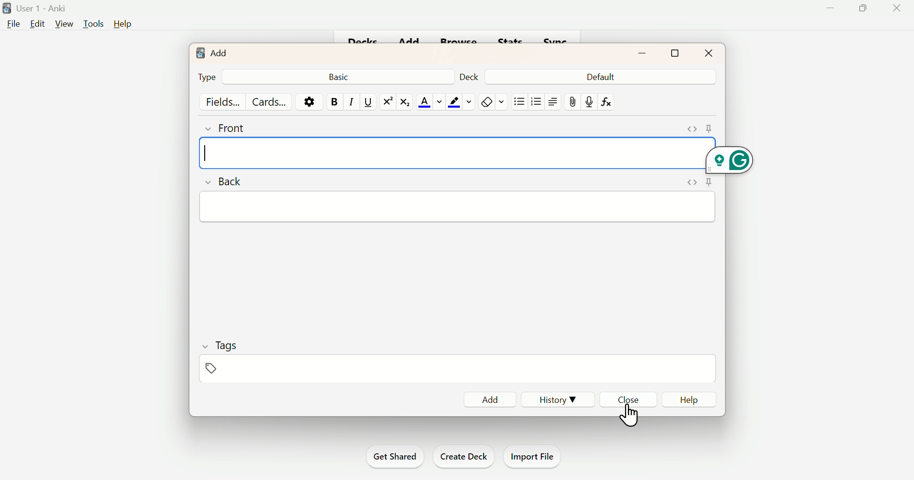 The height and width of the screenshot is (480, 914). What do you see at coordinates (228, 344) in the screenshot?
I see `Tags` at bounding box center [228, 344].